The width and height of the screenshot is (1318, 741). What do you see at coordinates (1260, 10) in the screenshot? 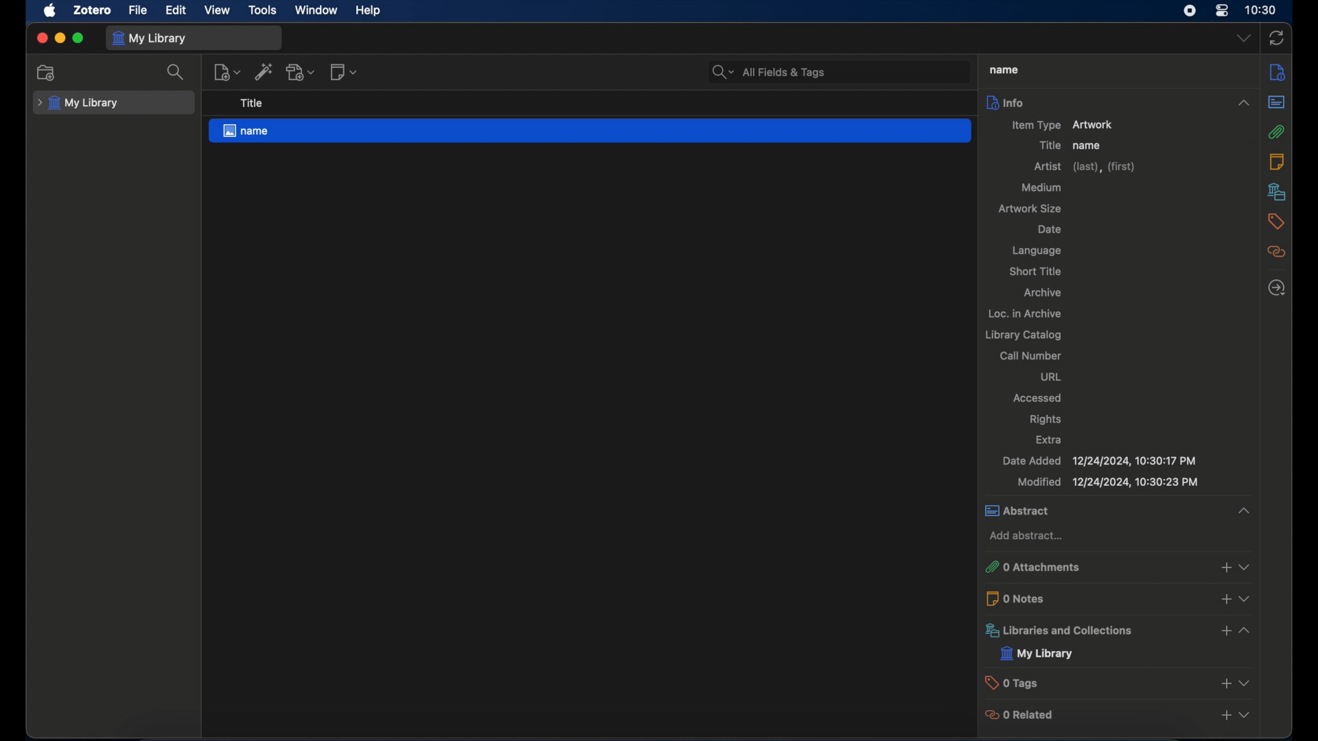
I see `time` at bounding box center [1260, 10].